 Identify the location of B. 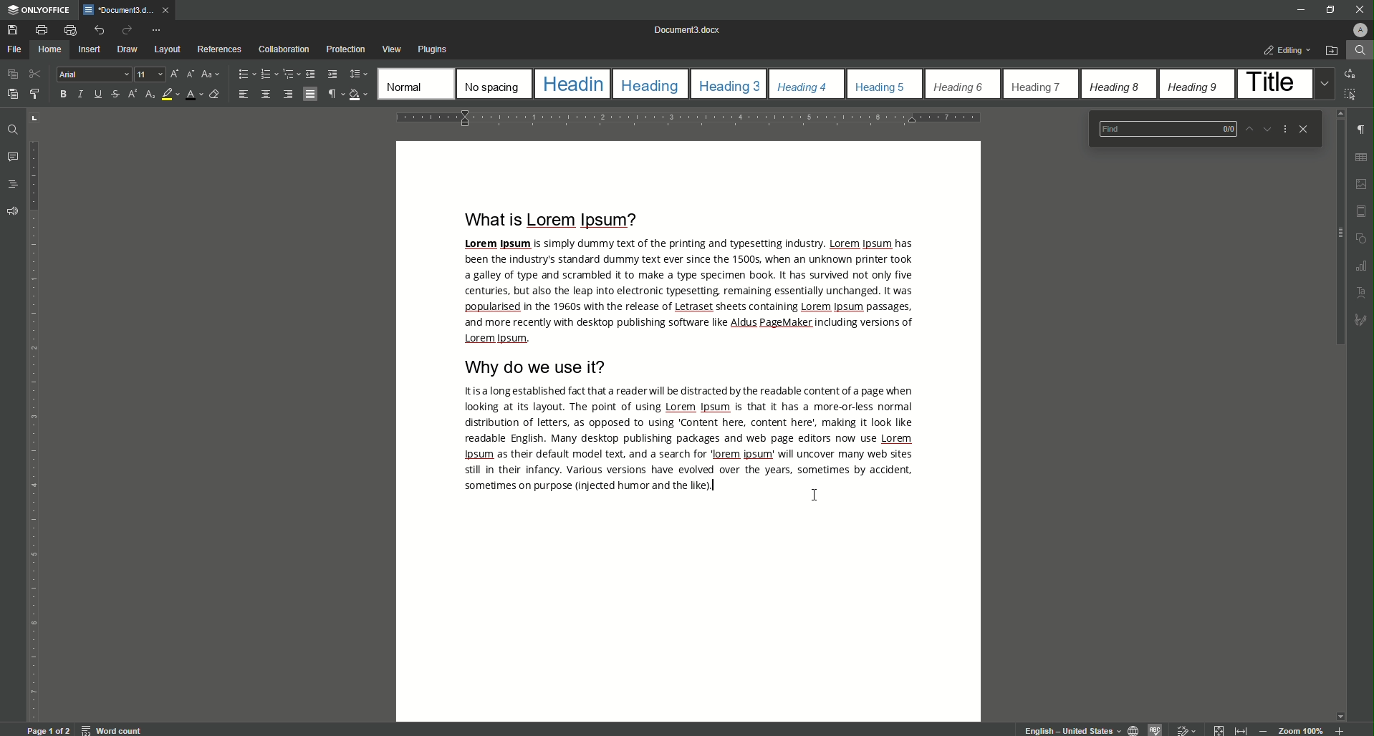
(61, 95).